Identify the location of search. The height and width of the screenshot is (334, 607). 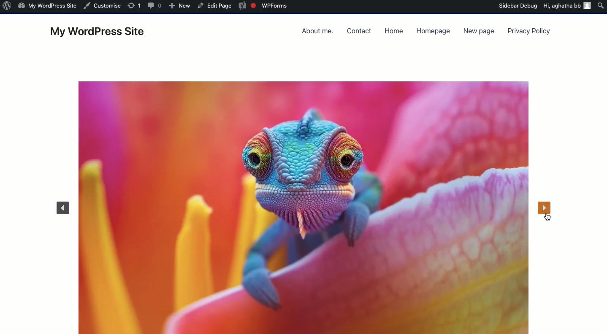
(601, 6).